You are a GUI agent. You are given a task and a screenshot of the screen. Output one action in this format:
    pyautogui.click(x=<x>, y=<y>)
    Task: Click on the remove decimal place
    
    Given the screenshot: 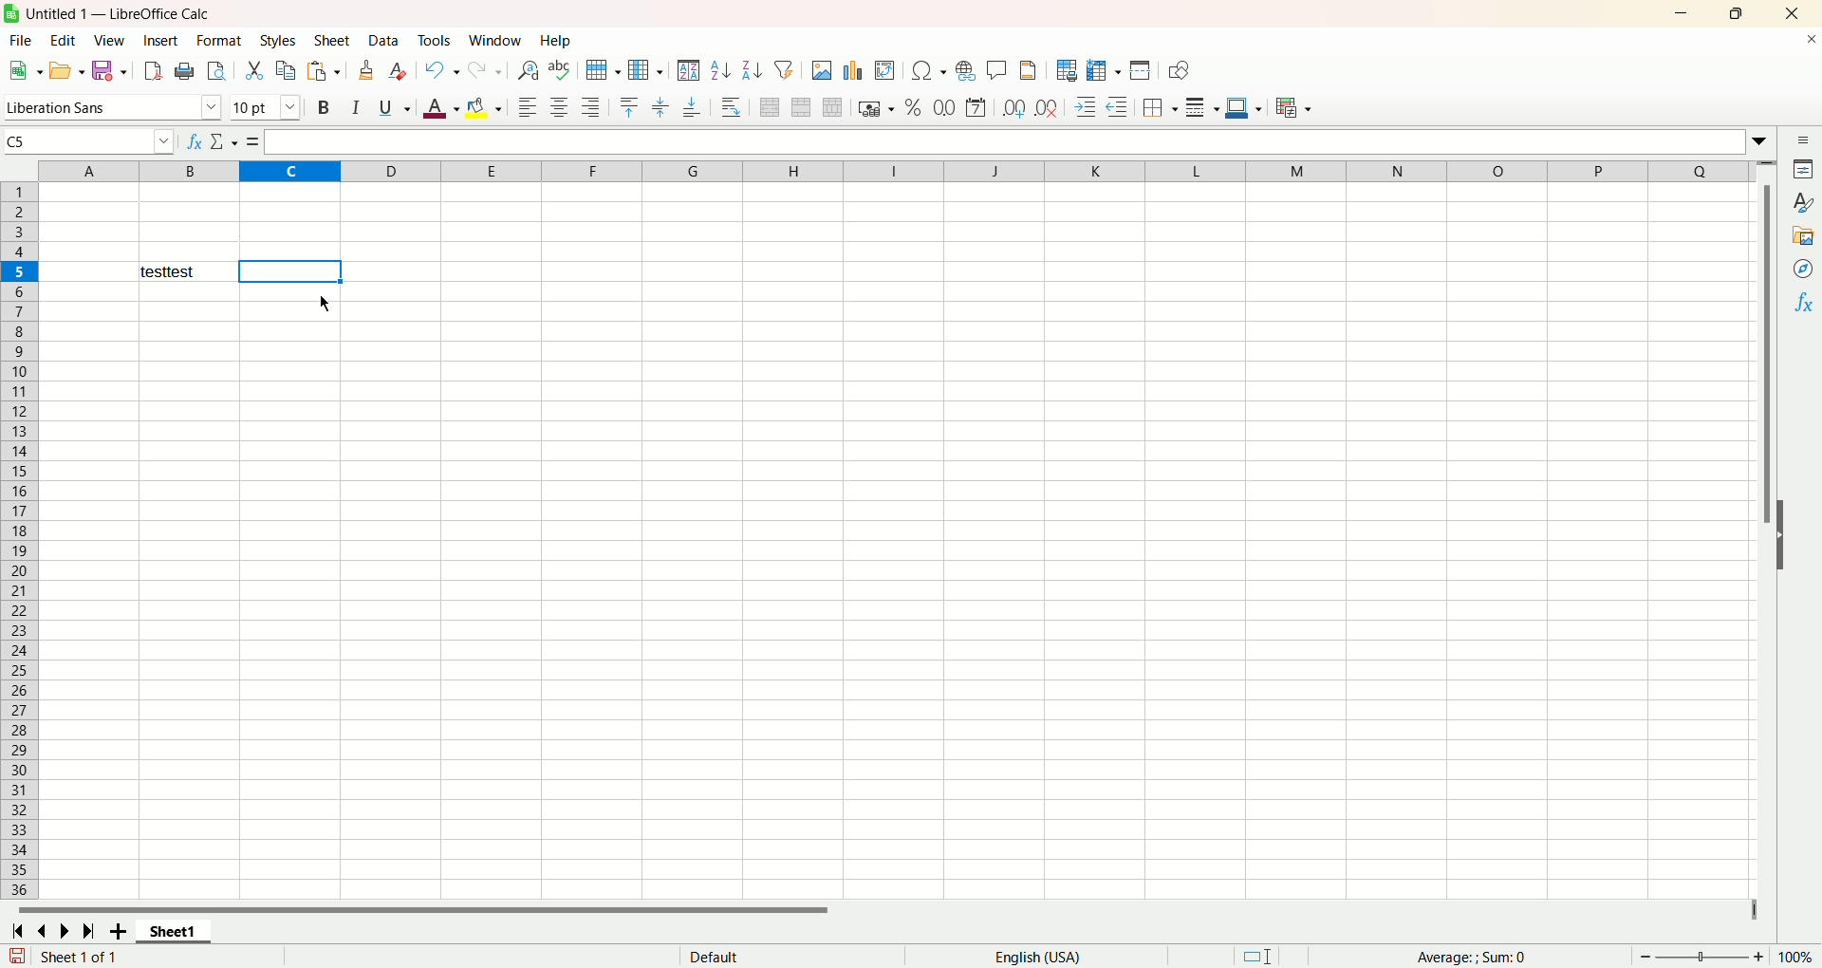 What is the action you would take?
    pyautogui.click(x=1047, y=108)
    